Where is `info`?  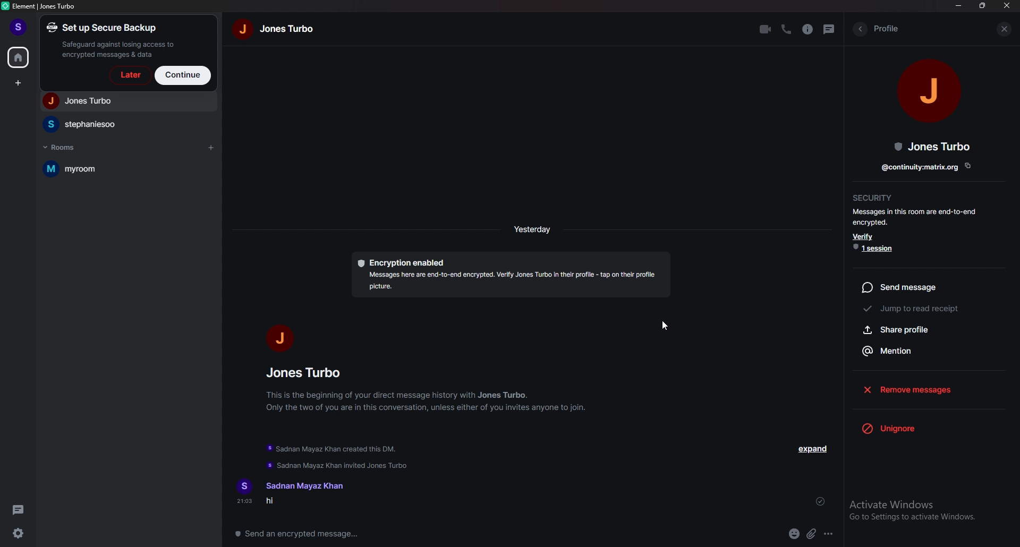 info is located at coordinates (917, 217).